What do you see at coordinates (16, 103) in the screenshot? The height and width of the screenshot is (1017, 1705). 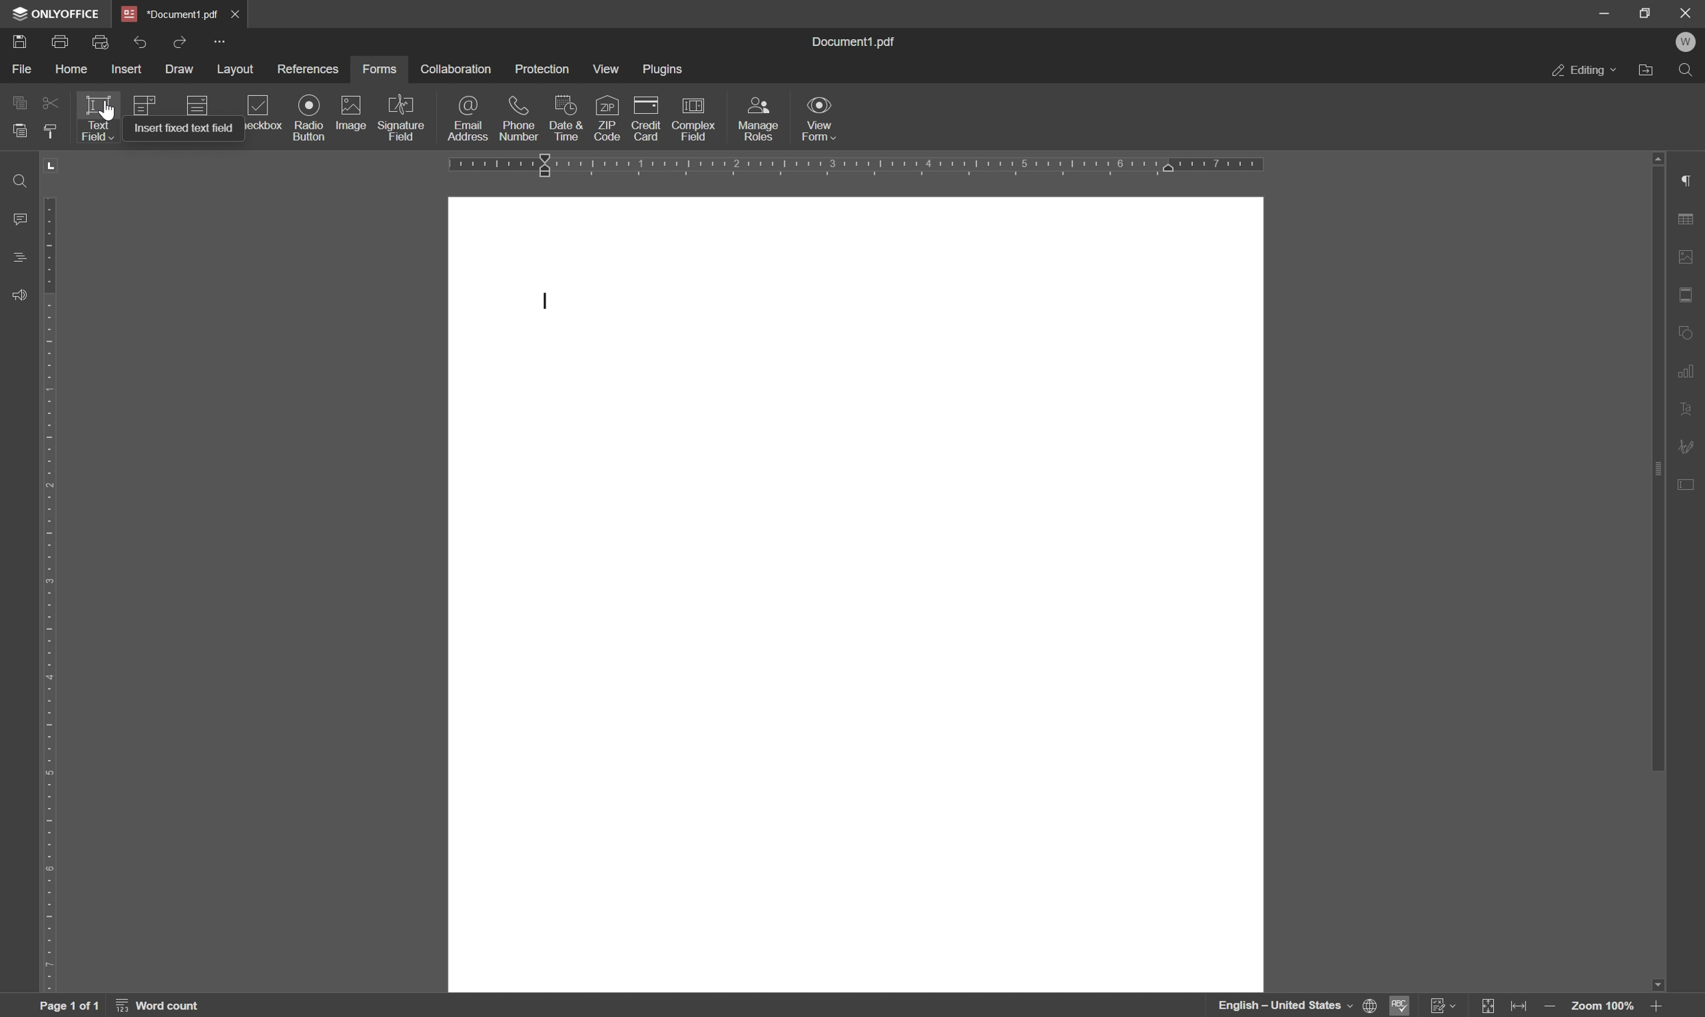 I see `copy` at bounding box center [16, 103].